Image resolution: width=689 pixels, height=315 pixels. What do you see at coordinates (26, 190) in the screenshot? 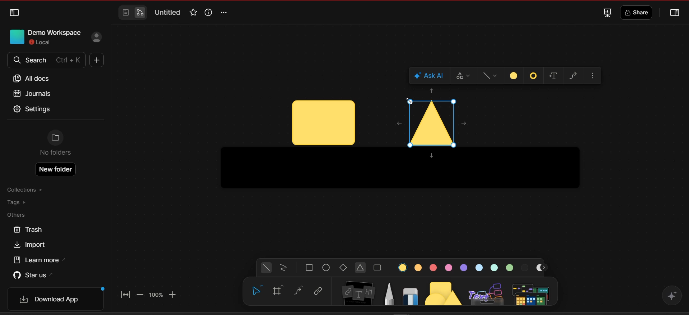
I see `collections` at bounding box center [26, 190].